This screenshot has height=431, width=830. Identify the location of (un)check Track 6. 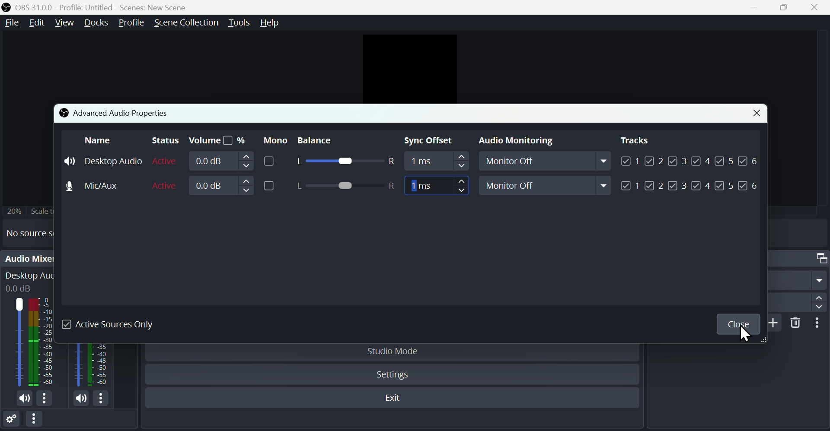
(749, 186).